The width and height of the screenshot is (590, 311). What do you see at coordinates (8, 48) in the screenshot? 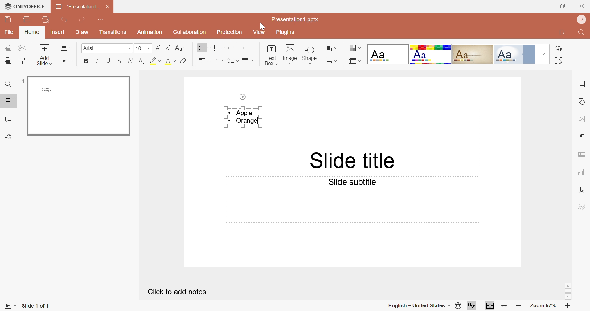
I see `Copy` at bounding box center [8, 48].